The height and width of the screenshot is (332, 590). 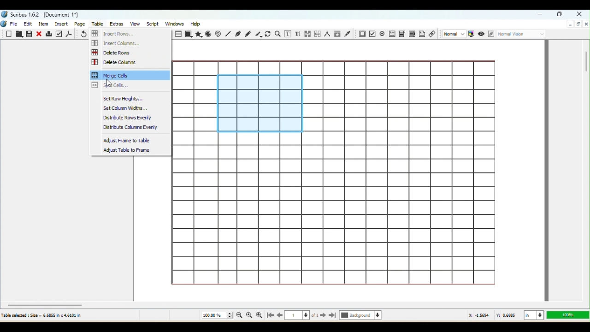 What do you see at coordinates (128, 118) in the screenshot?
I see `Distribute Rows Evenly` at bounding box center [128, 118].